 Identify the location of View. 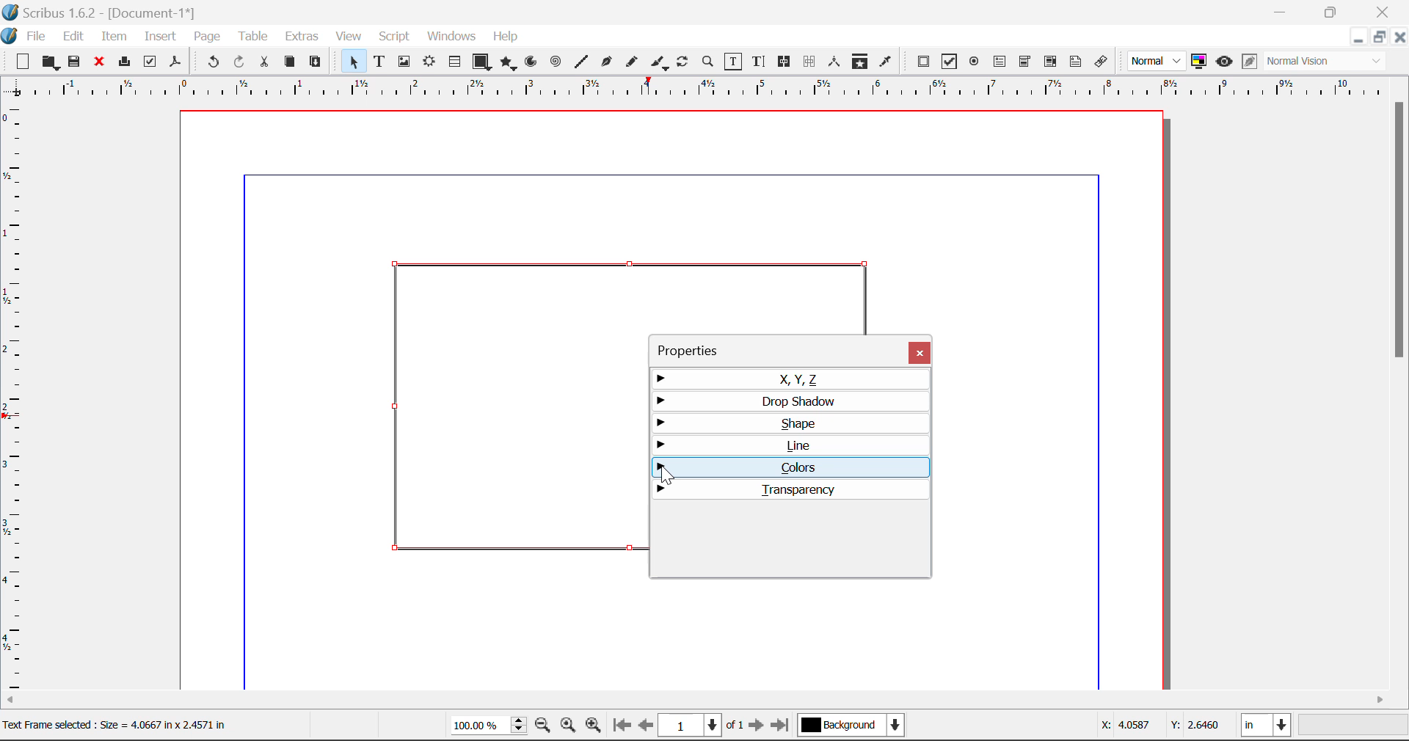
(349, 37).